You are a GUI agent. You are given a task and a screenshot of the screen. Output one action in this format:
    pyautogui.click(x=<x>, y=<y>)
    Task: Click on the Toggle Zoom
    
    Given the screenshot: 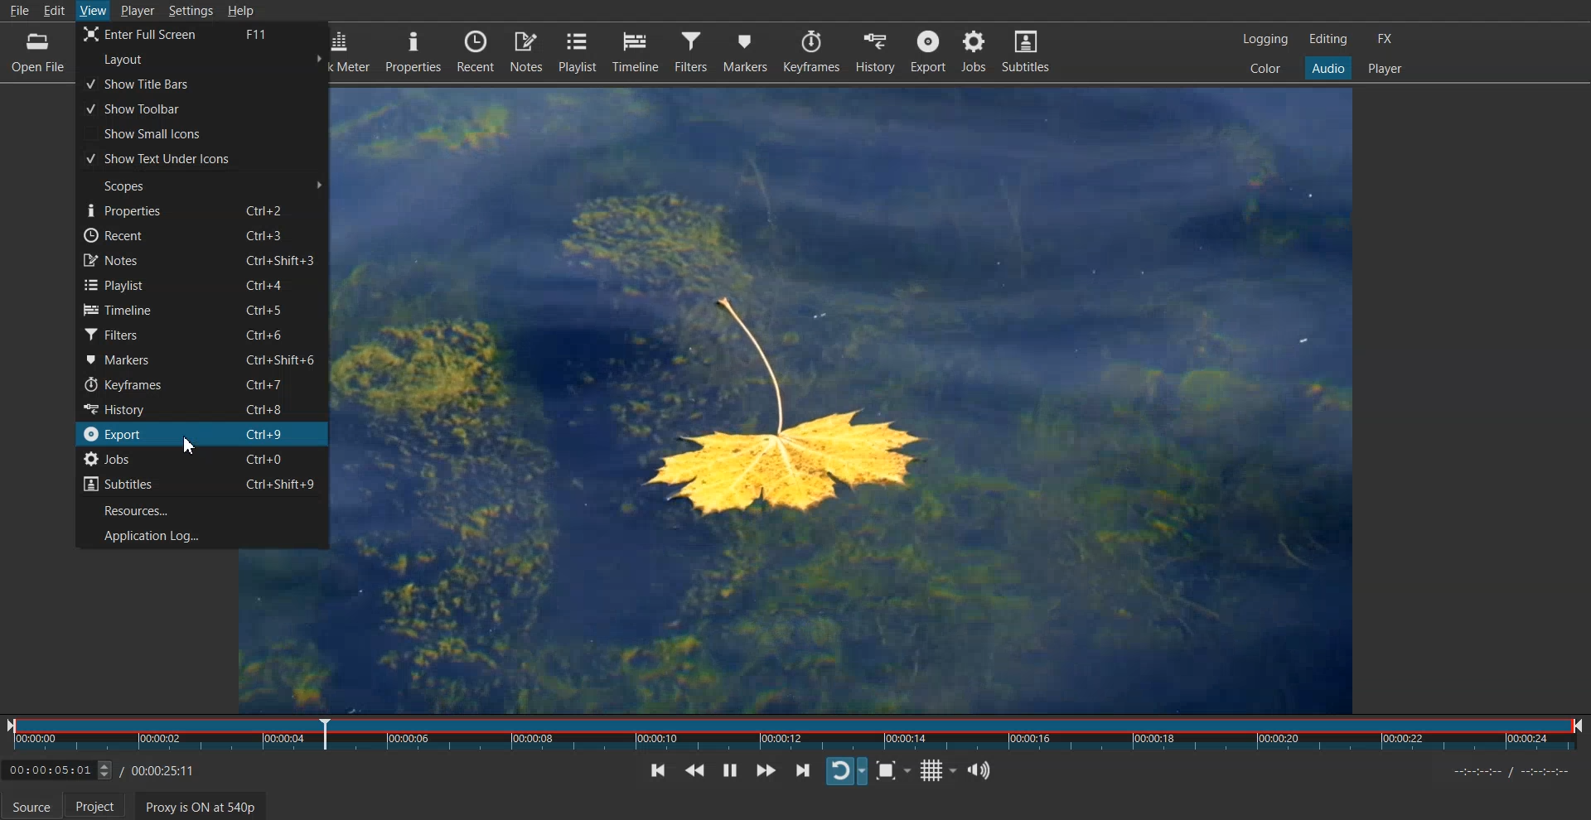 What is the action you would take?
    pyautogui.click(x=894, y=771)
    